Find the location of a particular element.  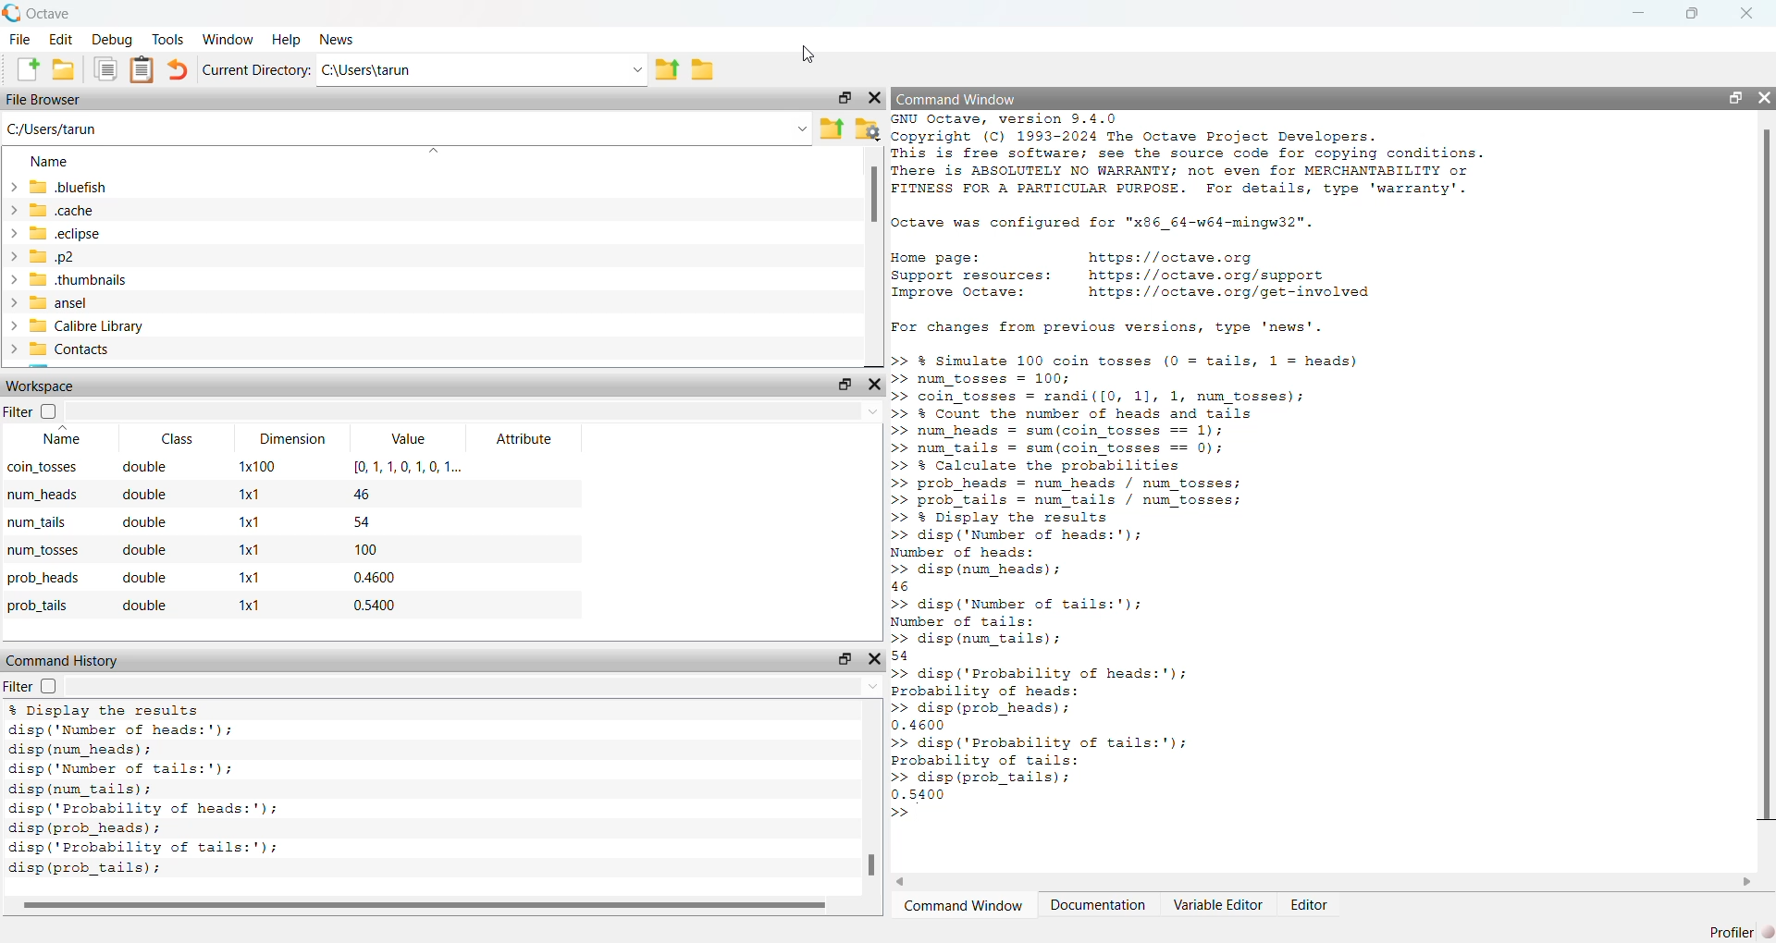

double is located at coordinates (143, 577).